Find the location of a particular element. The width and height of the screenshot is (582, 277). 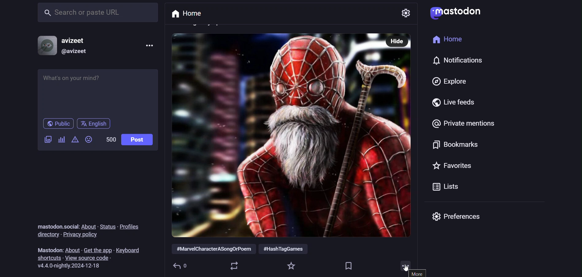

public is located at coordinates (59, 124).